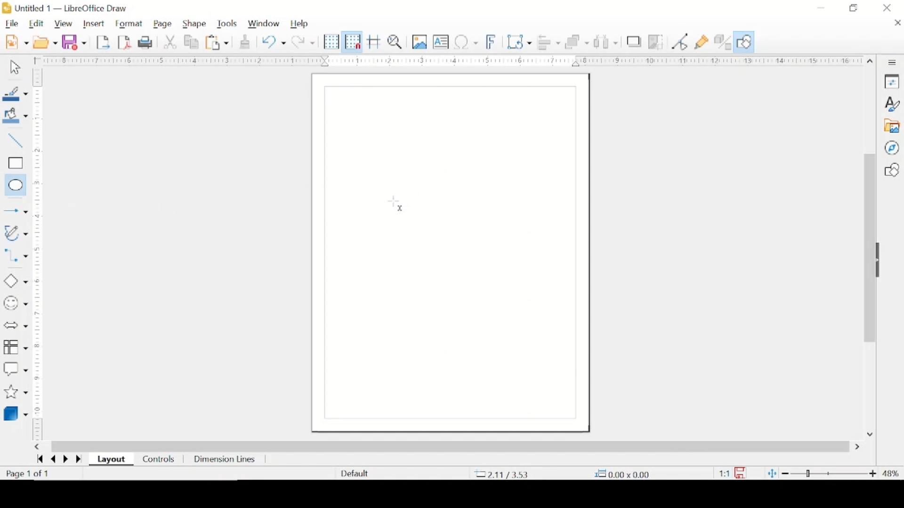 This screenshot has height=508, width=904. What do you see at coordinates (64, 24) in the screenshot?
I see `view` at bounding box center [64, 24].